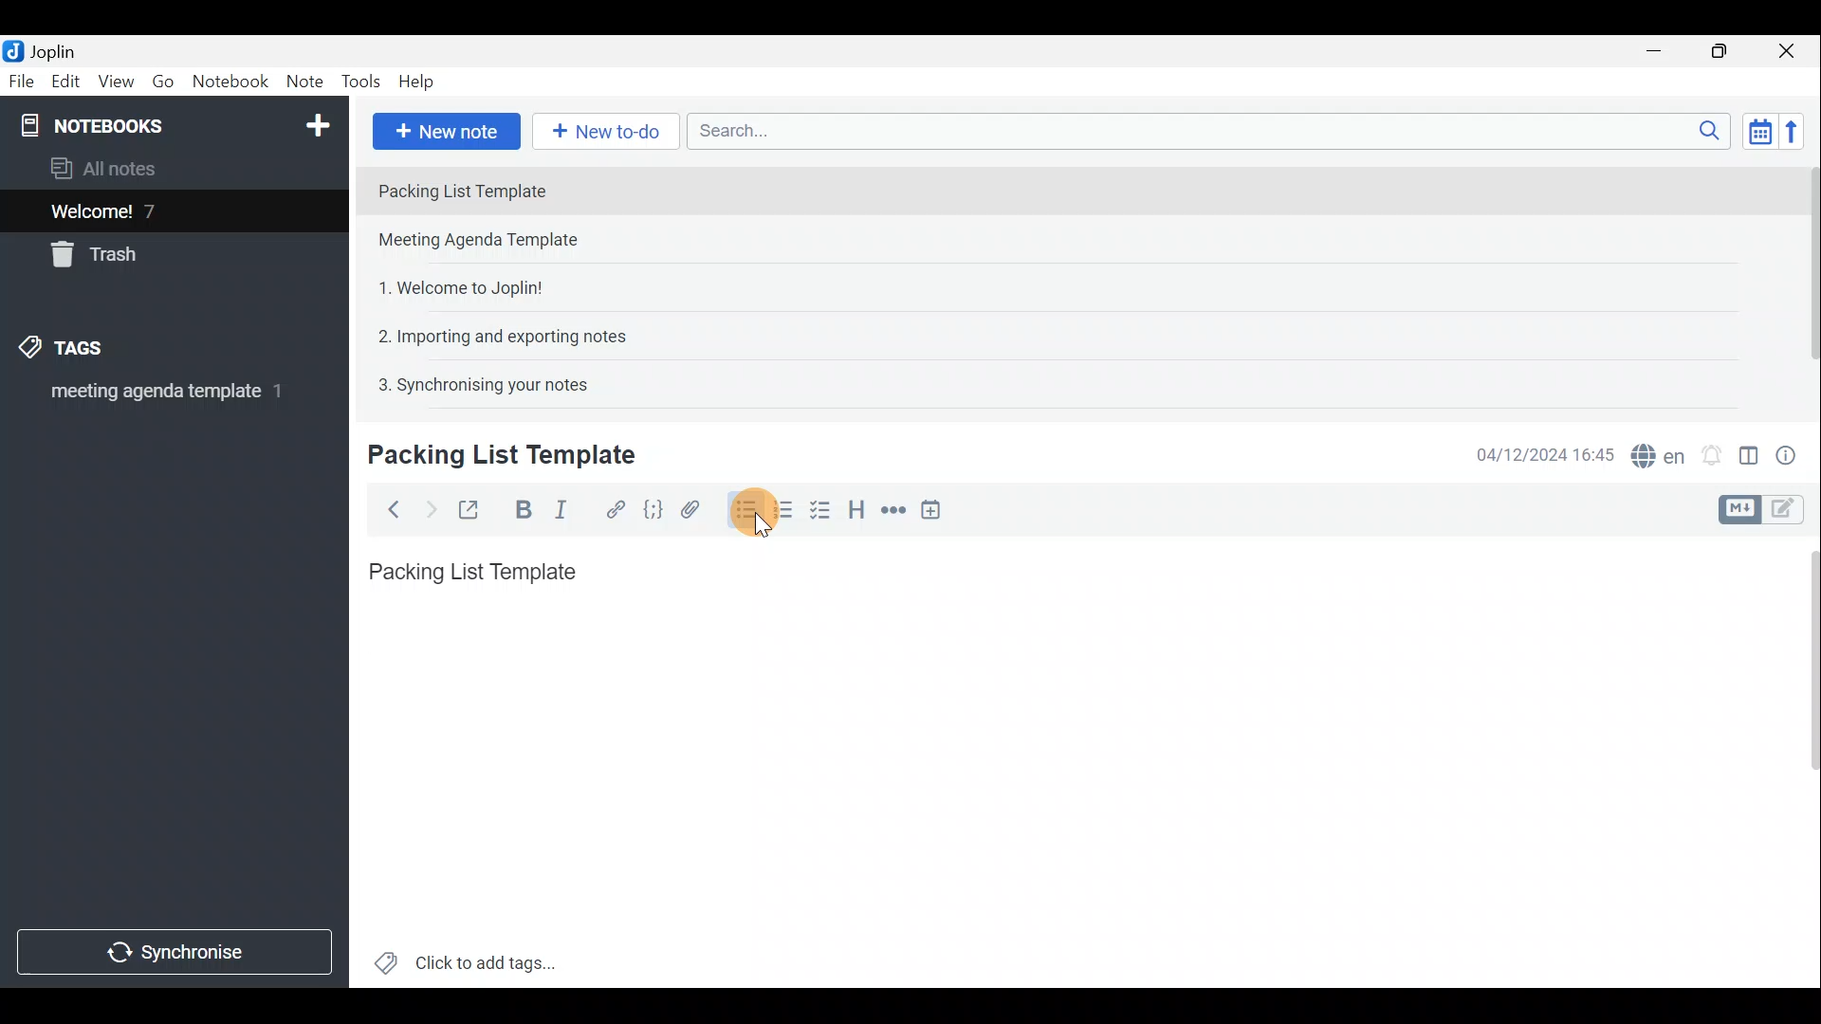 The width and height of the screenshot is (1821, 1024). Describe the element at coordinates (427, 507) in the screenshot. I see `Forward` at that location.